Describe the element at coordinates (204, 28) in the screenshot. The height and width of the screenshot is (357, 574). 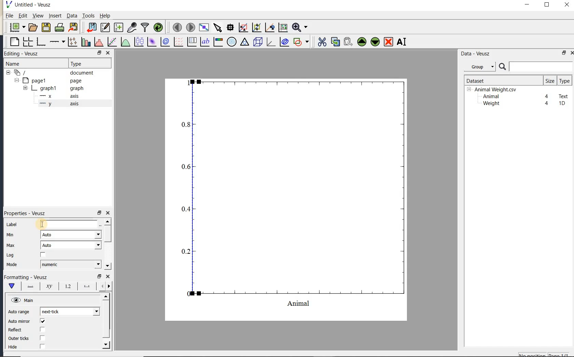
I see `view plot full screen` at that location.